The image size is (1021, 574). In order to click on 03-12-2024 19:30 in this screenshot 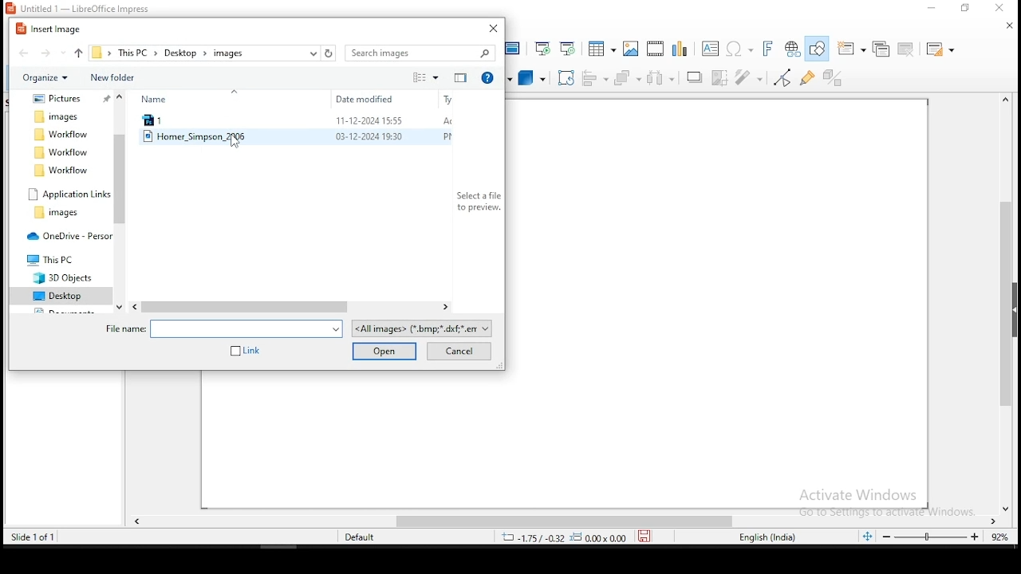, I will do `click(368, 139)`.